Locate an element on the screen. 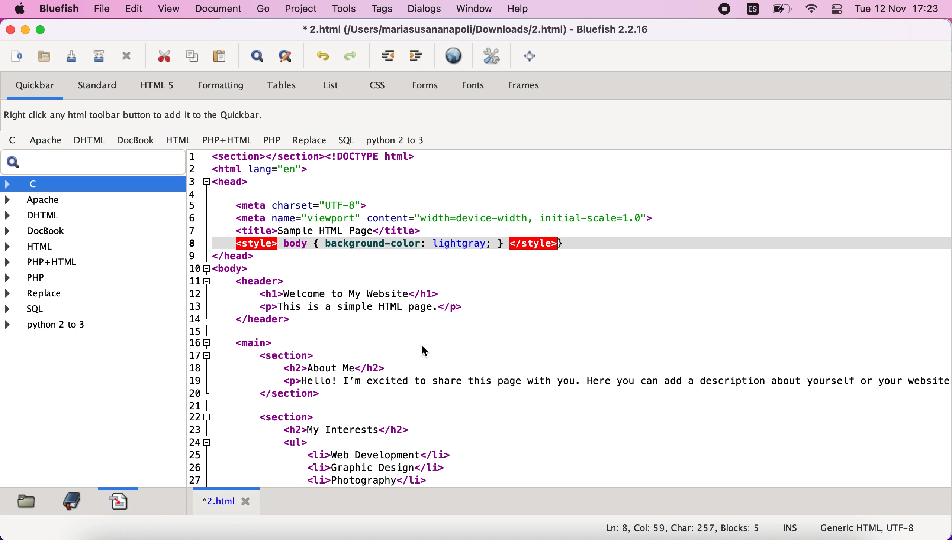  wifi is located at coordinates (812, 11).